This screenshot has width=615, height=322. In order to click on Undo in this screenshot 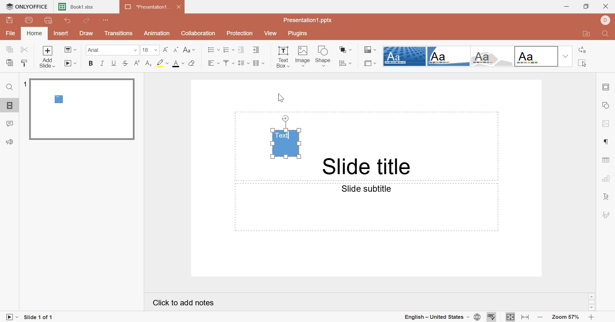, I will do `click(68, 22)`.